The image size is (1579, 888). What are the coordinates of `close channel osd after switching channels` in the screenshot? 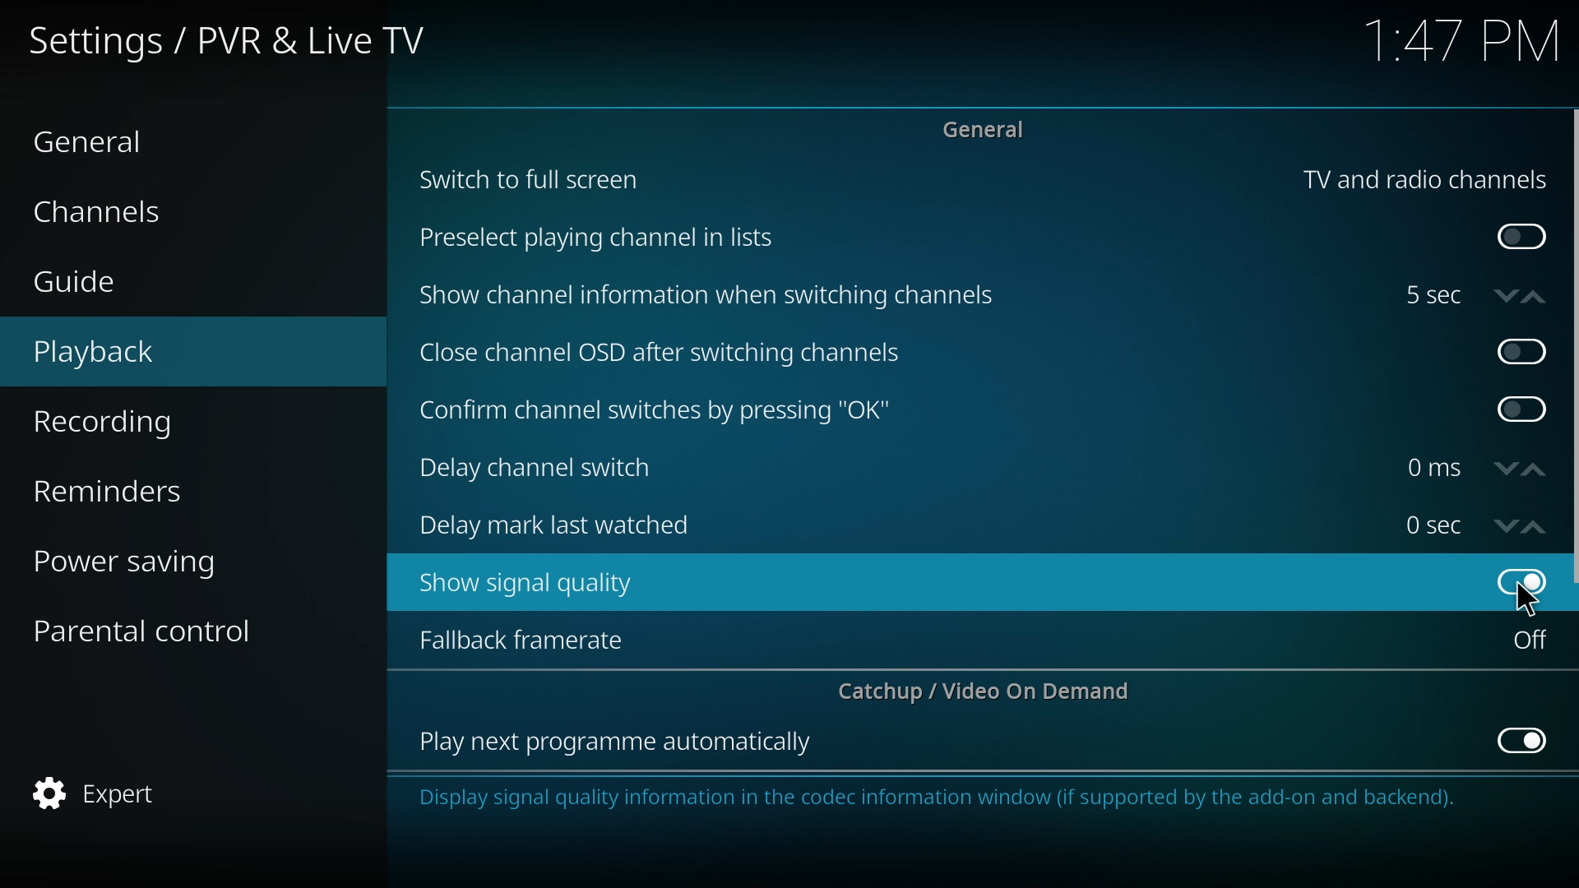 It's located at (664, 354).